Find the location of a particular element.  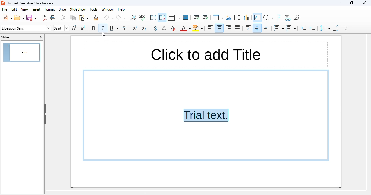

undo is located at coordinates (109, 18).